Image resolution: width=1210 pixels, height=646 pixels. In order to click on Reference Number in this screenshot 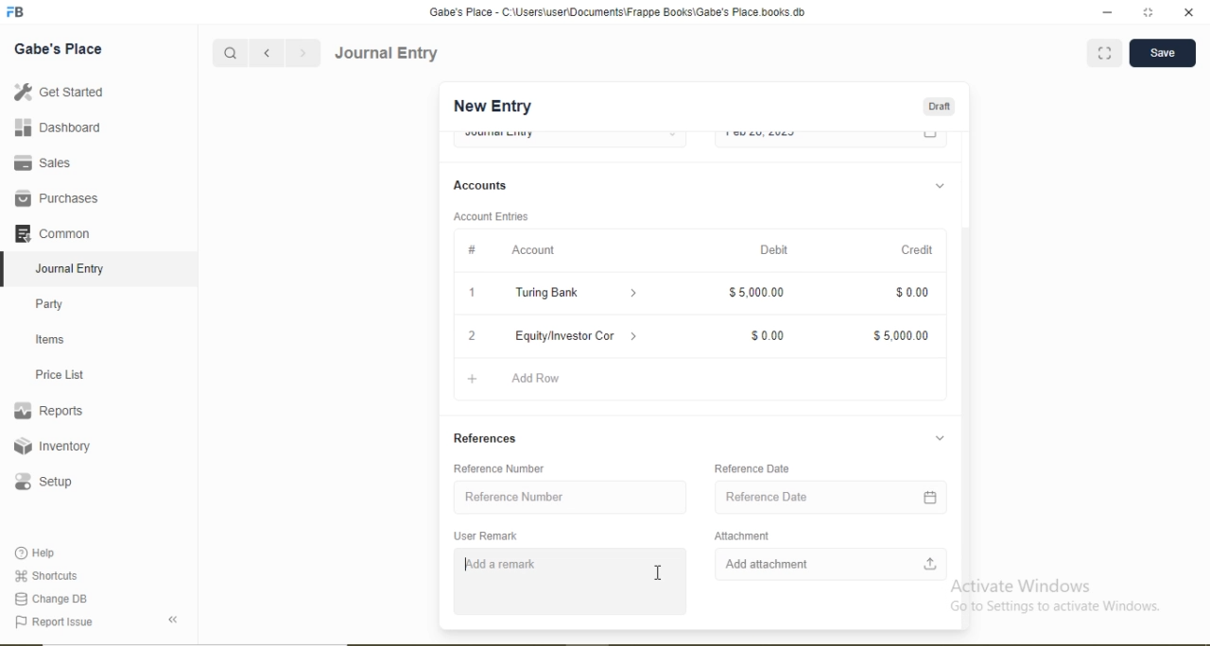, I will do `click(498, 468)`.